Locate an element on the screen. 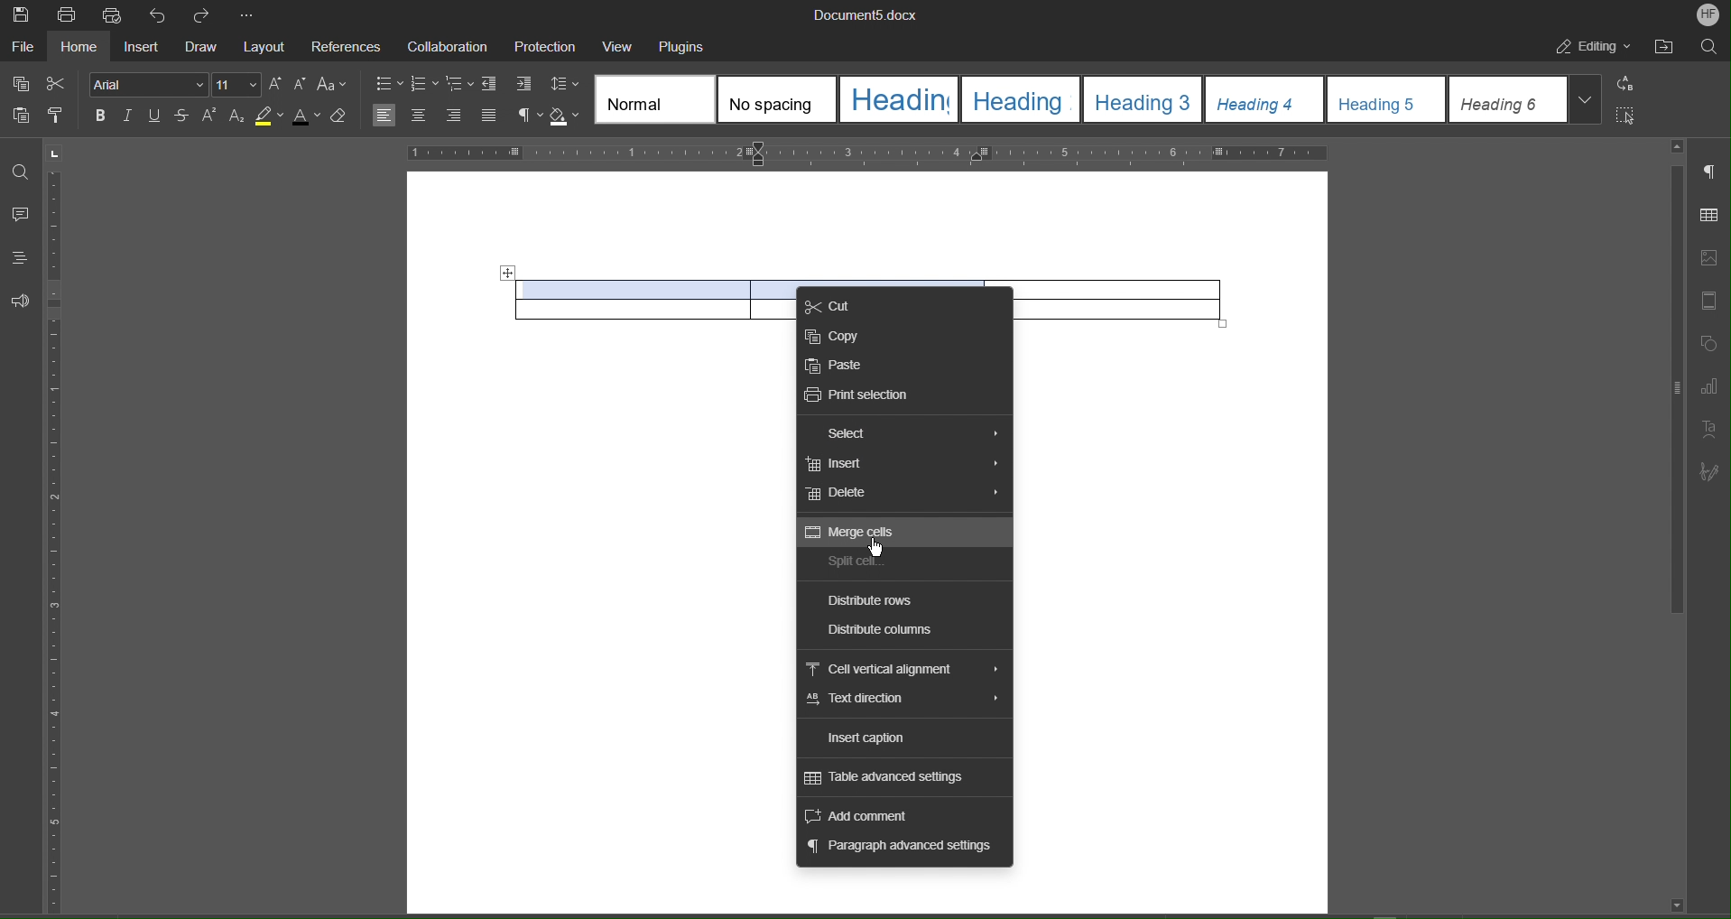 This screenshot has height=919, width=1731. Bold is located at coordinates (101, 116).